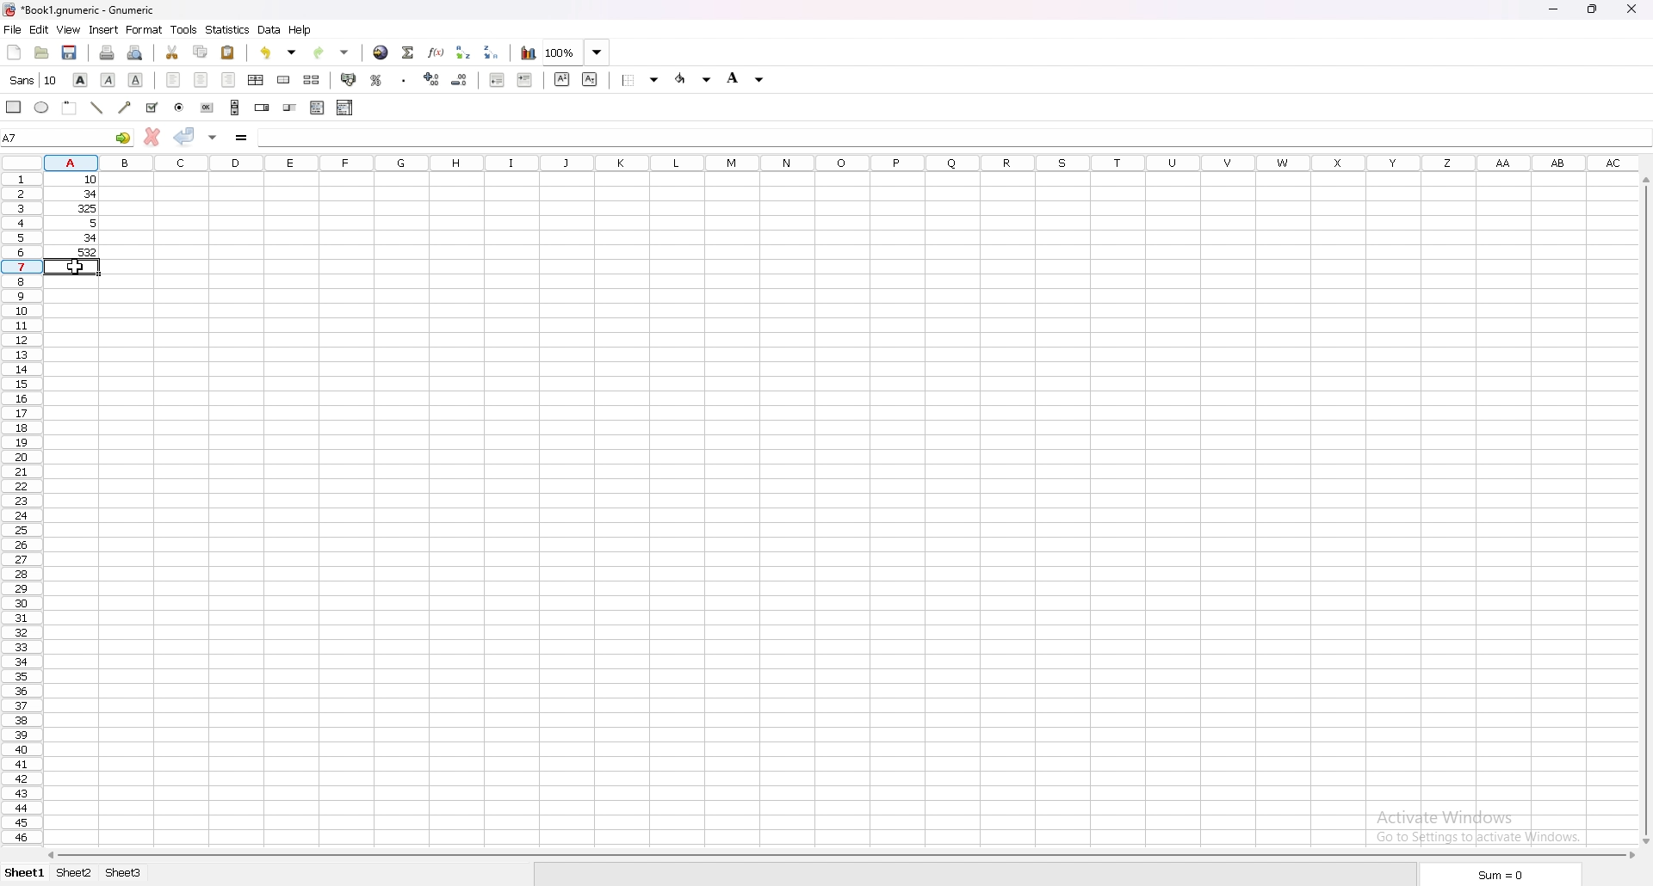 The image size is (1653, 886). What do you see at coordinates (344, 106) in the screenshot?
I see `combo box` at bounding box center [344, 106].